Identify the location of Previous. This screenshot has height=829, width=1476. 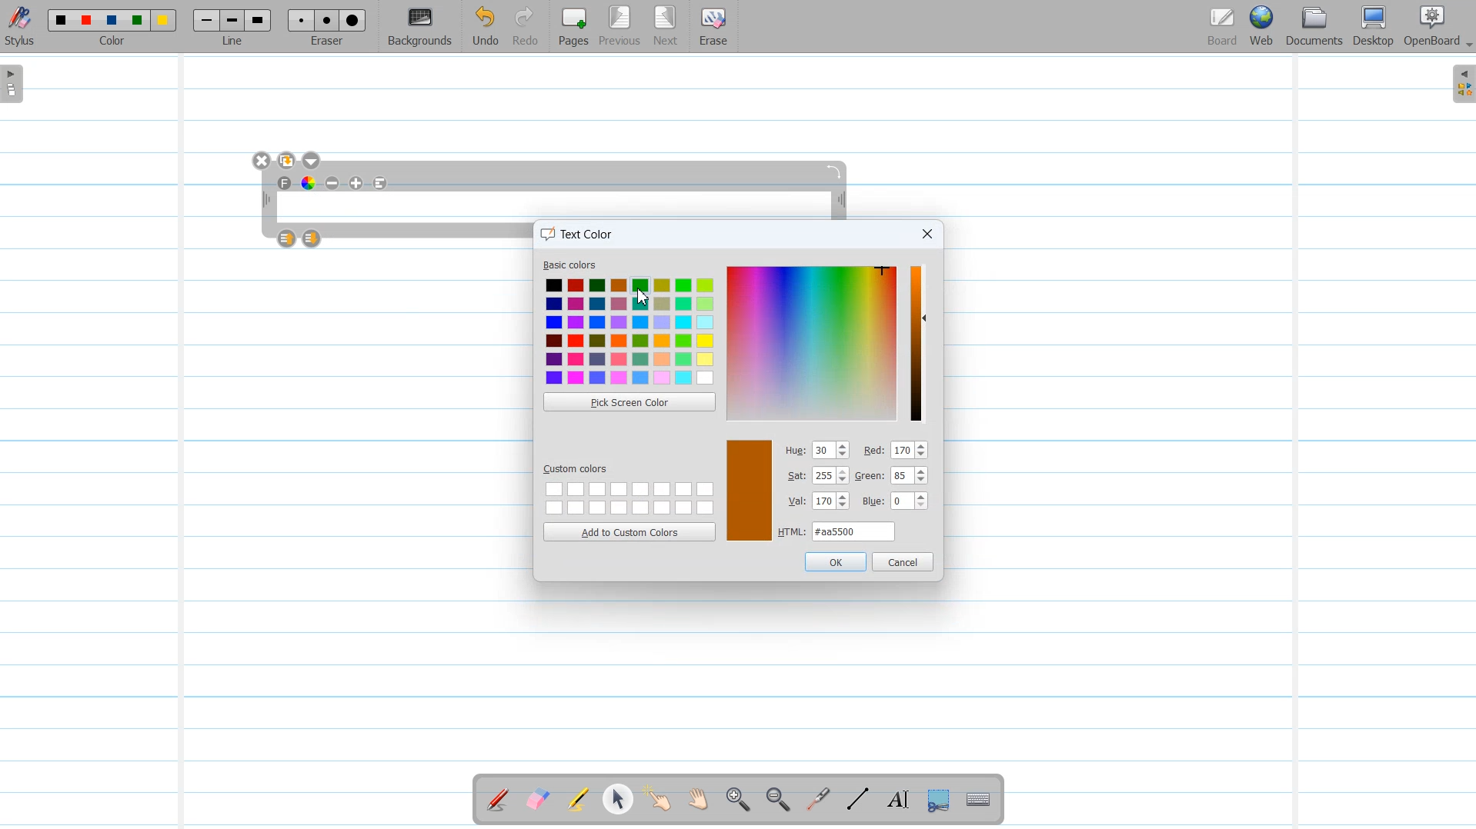
(622, 27).